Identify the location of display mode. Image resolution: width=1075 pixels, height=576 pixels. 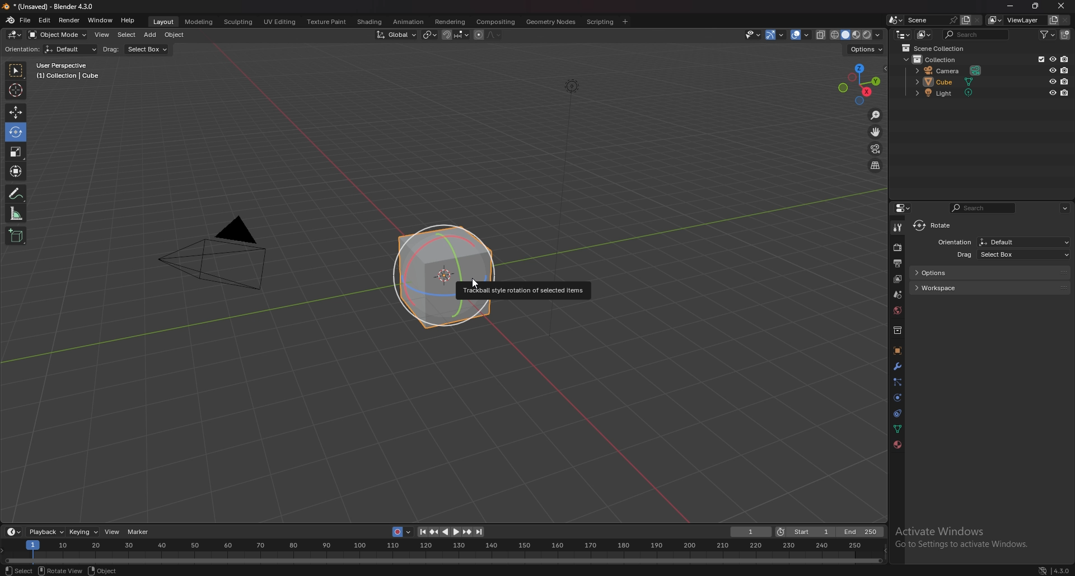
(924, 35).